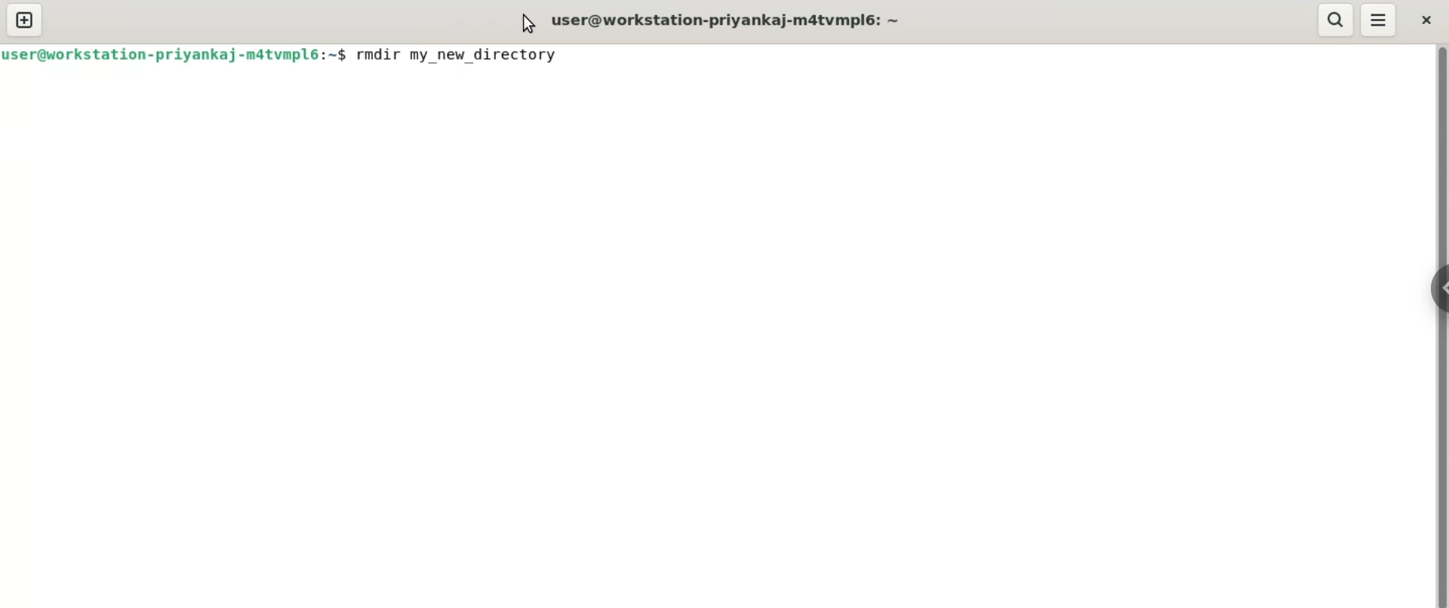  Describe the element at coordinates (731, 19) in the screenshot. I see `user@workstation-priyanka-m4tvmpl6:~` at that location.